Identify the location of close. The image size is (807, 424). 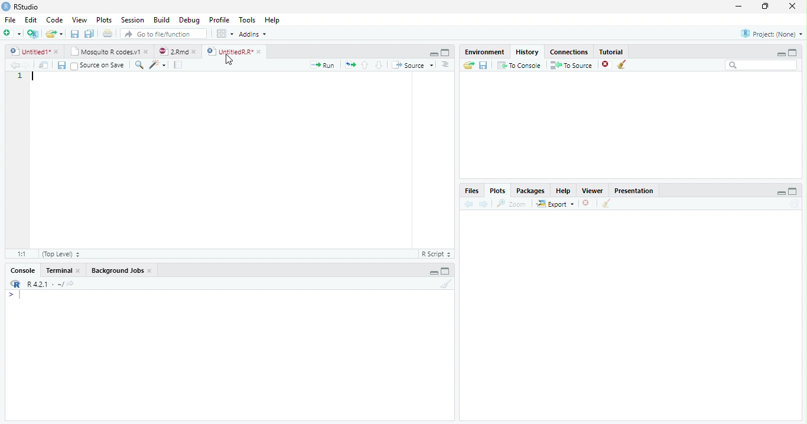
(259, 52).